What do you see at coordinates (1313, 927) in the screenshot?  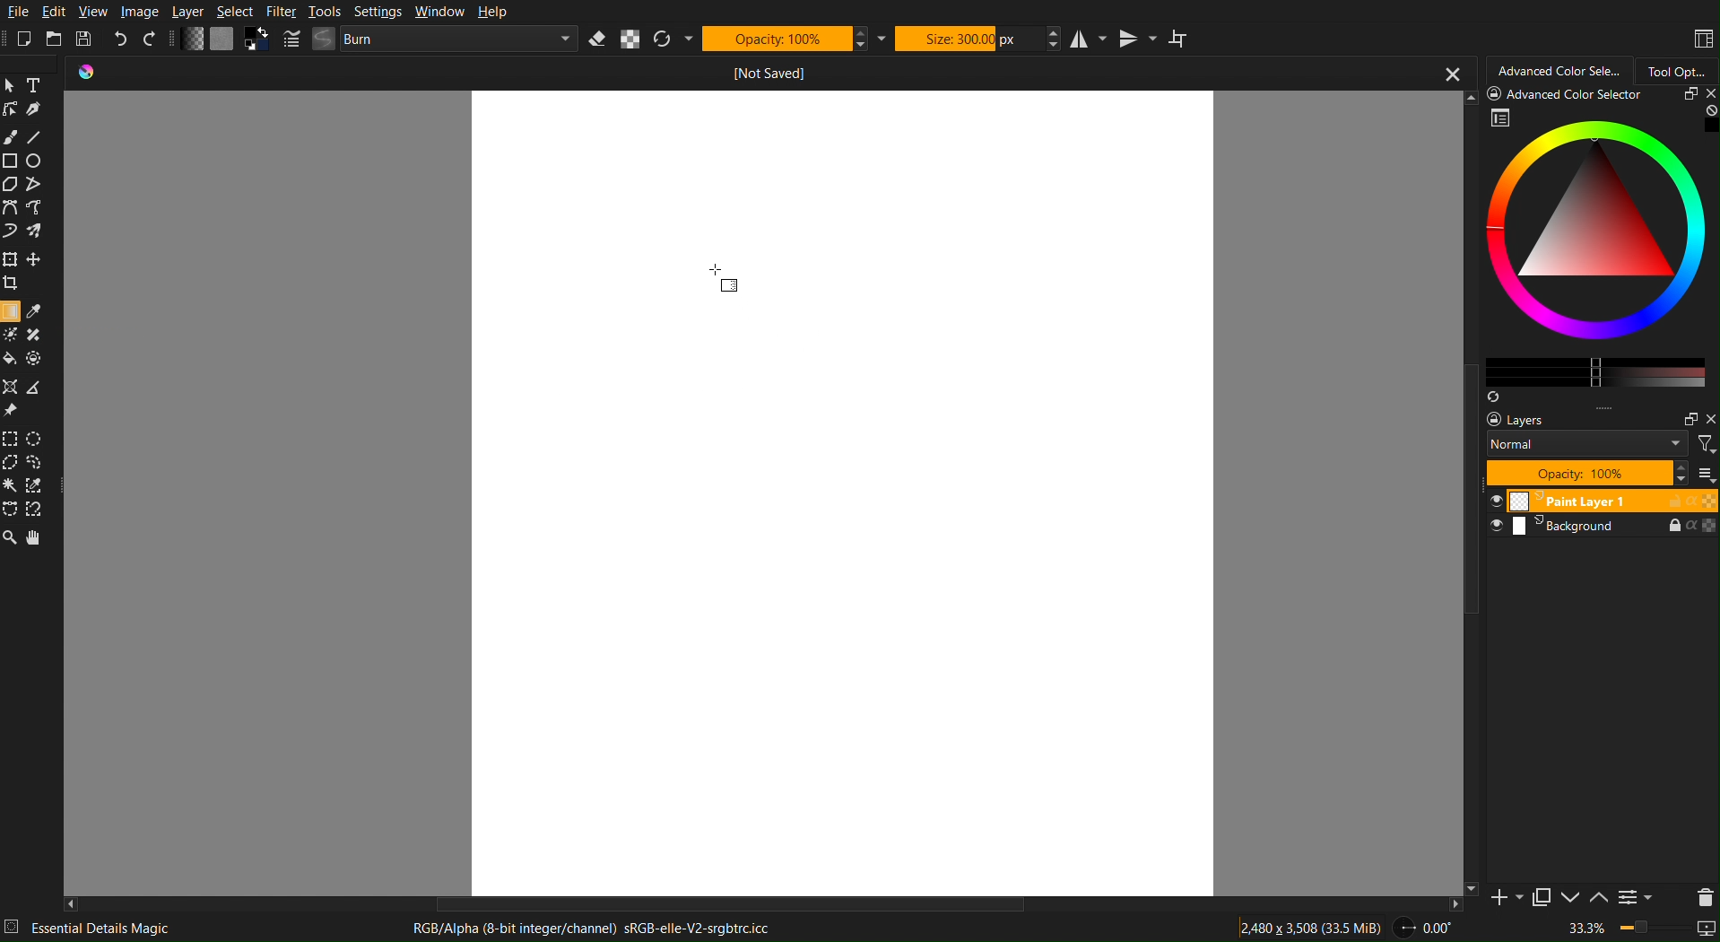 I see `Dimensions` at bounding box center [1313, 927].